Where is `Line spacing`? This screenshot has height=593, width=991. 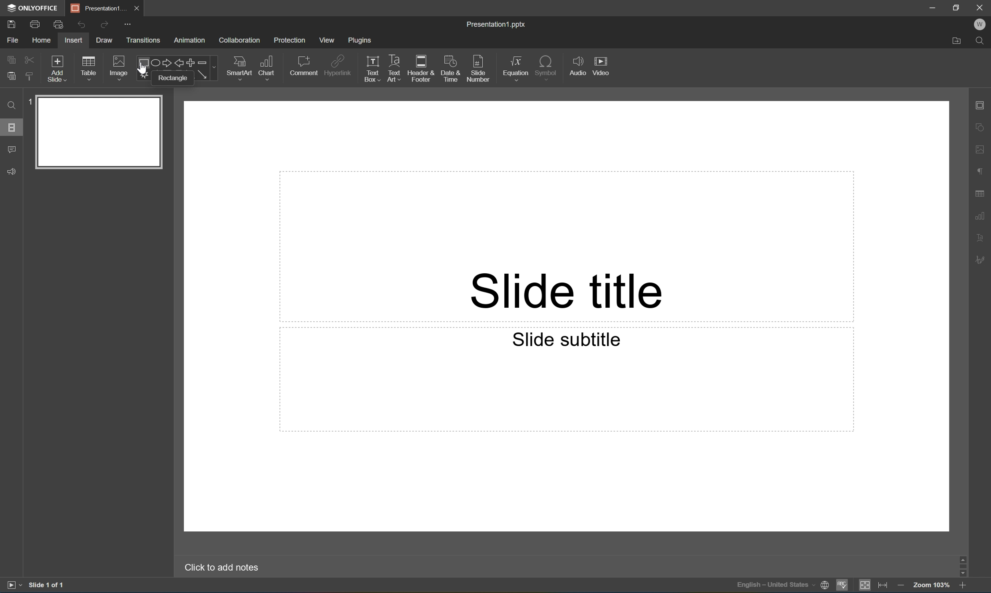
Line spacing is located at coordinates (294, 77).